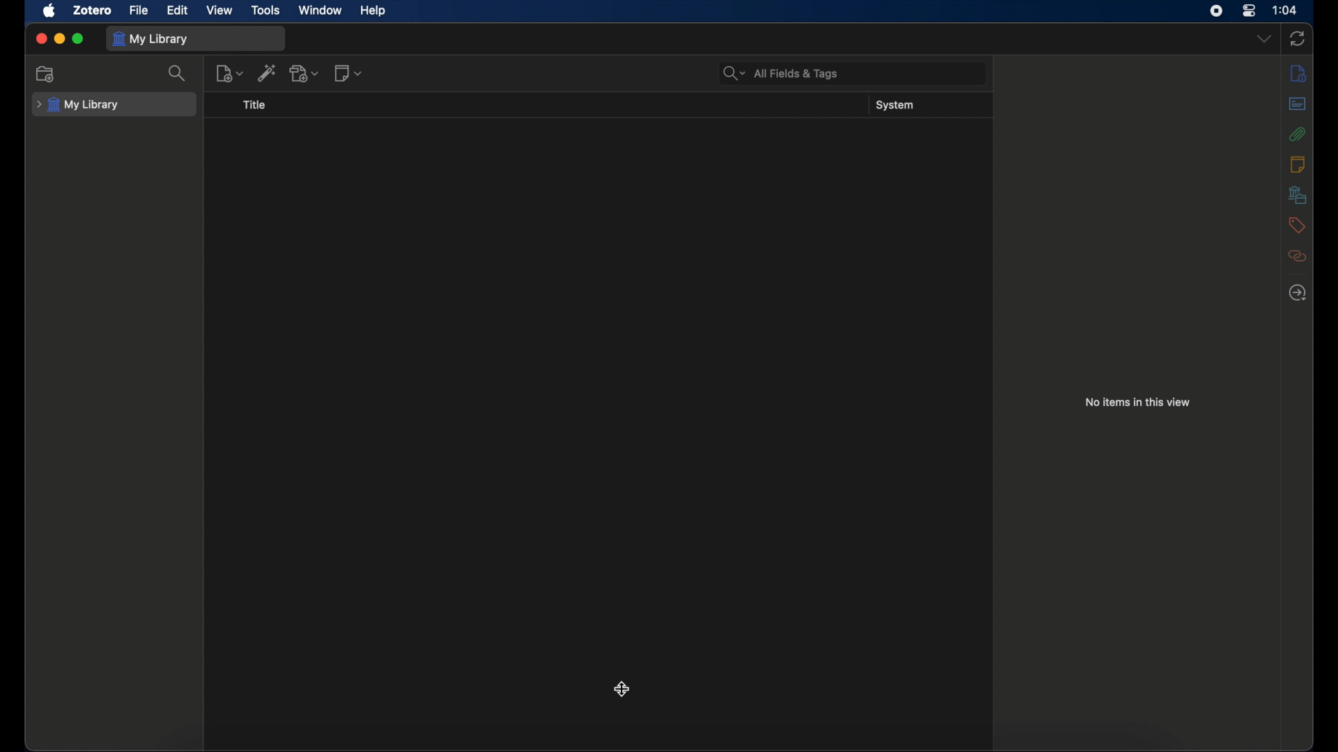 Image resolution: width=1338 pixels, height=752 pixels. I want to click on my library, so click(79, 105).